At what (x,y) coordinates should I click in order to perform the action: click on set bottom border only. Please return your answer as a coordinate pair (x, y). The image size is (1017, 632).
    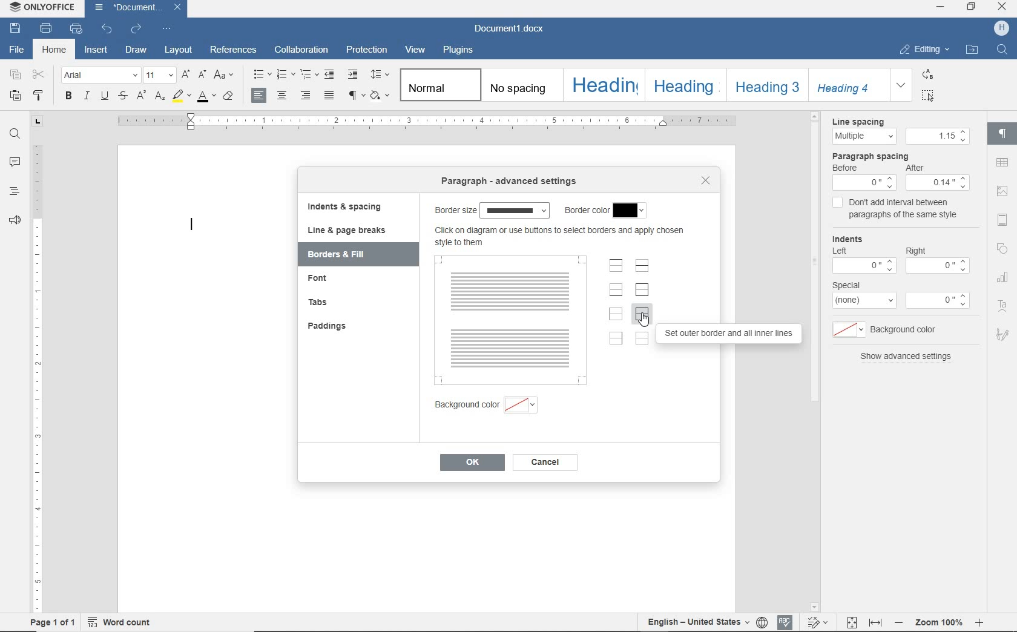
    Looking at the image, I should click on (616, 291).